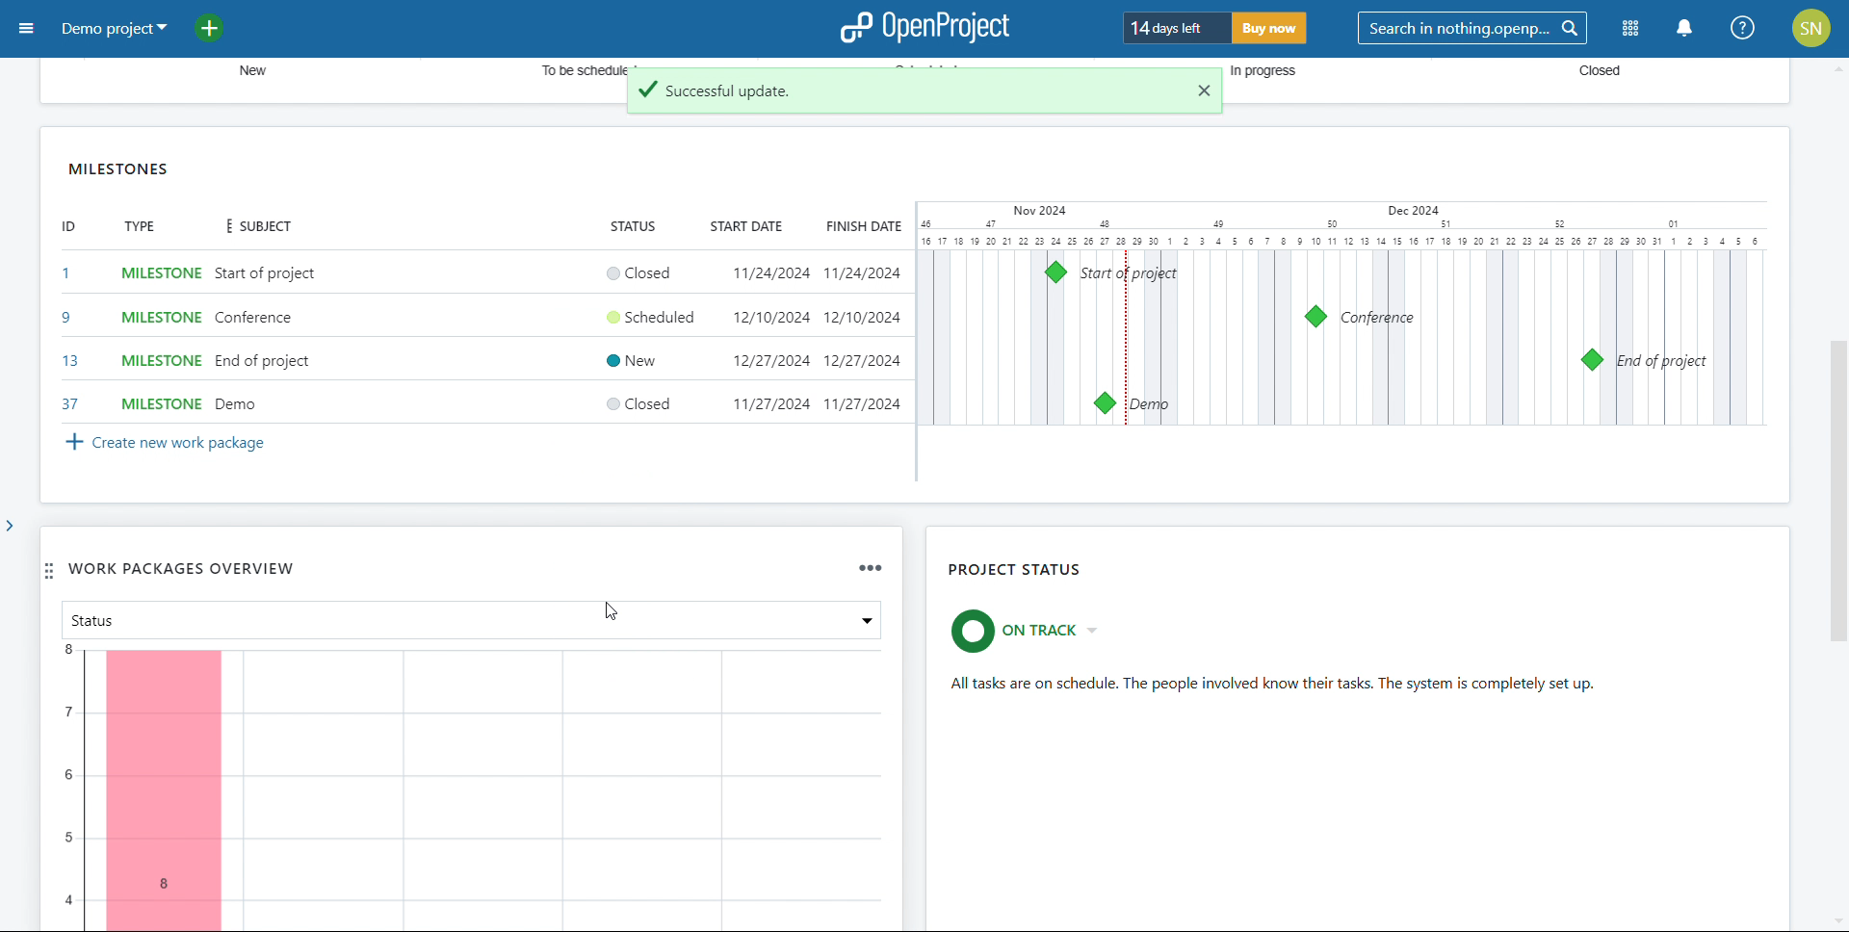 The image size is (1849, 932). Describe the element at coordinates (1276, 685) in the screenshot. I see `status` at that location.